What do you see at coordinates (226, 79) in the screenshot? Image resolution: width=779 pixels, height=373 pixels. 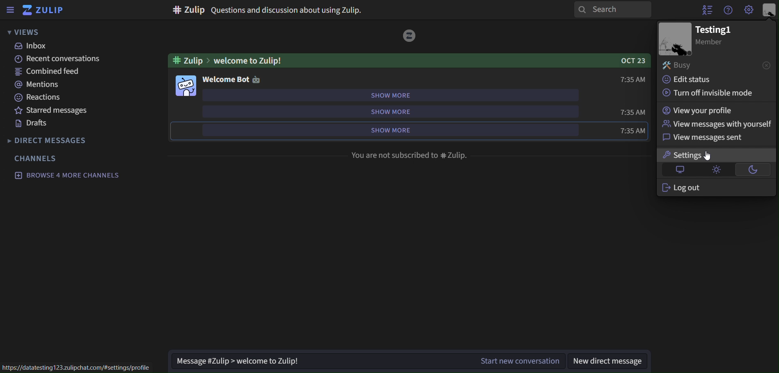 I see `welcome bot` at bounding box center [226, 79].